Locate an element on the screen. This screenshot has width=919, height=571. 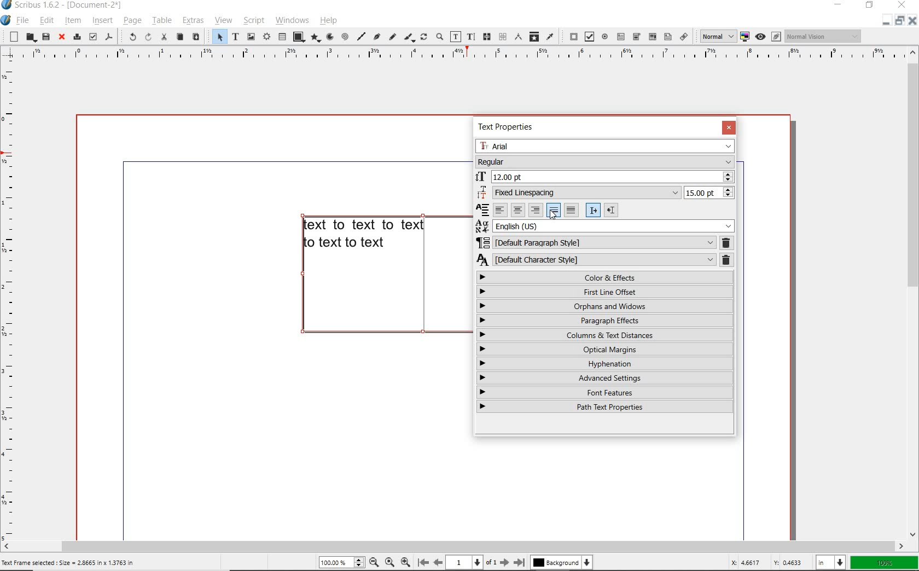
freehand line is located at coordinates (391, 36).